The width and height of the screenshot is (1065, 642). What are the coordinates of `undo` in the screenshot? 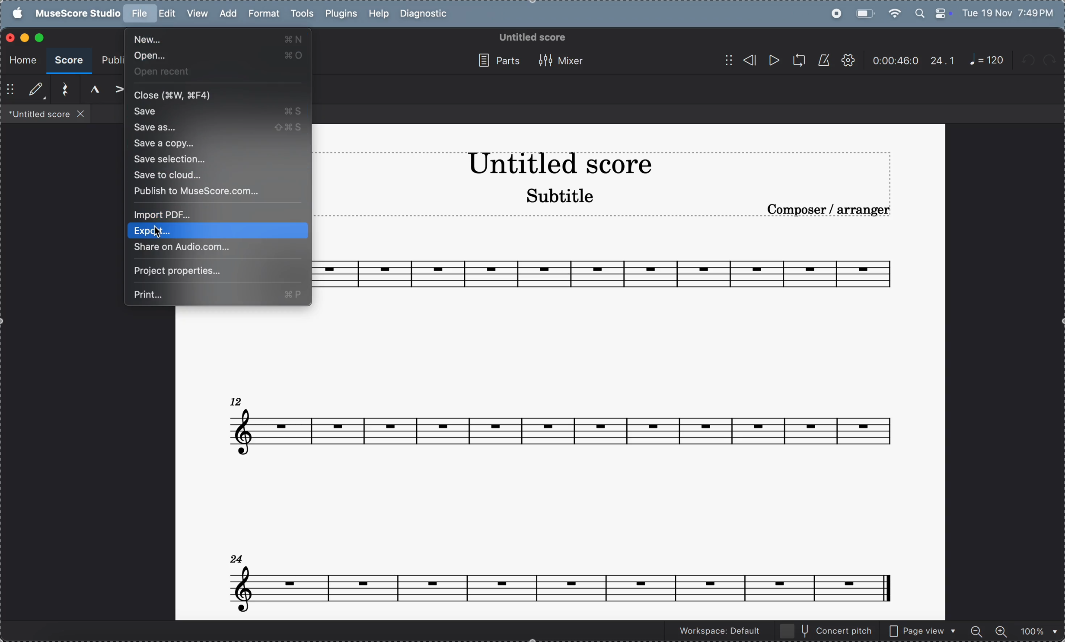 It's located at (1030, 62).